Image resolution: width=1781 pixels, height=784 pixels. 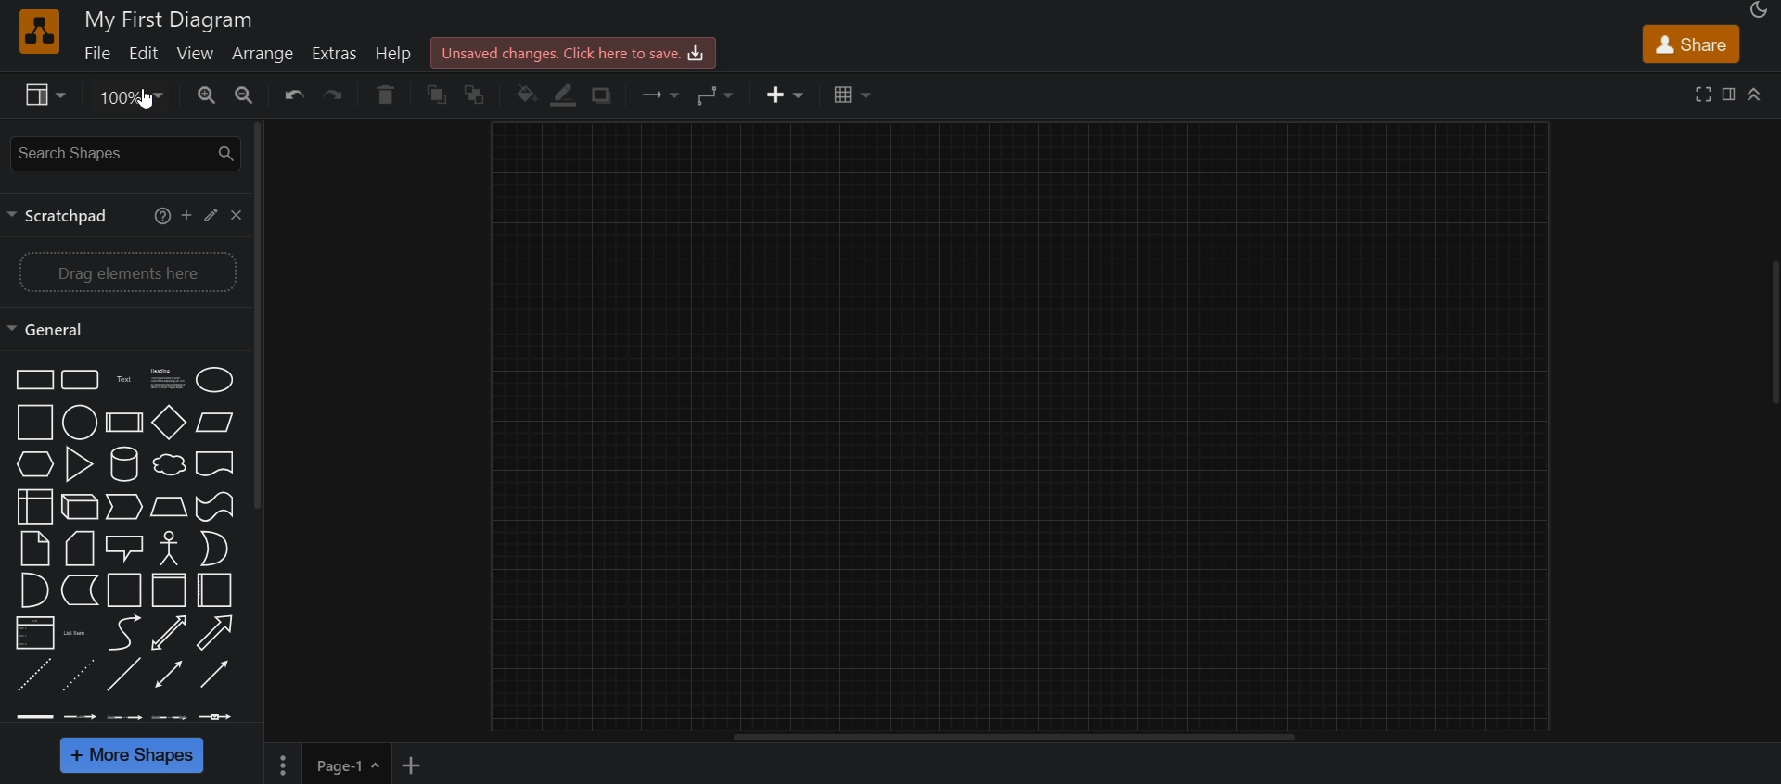 I want to click on page 1, so click(x=327, y=764).